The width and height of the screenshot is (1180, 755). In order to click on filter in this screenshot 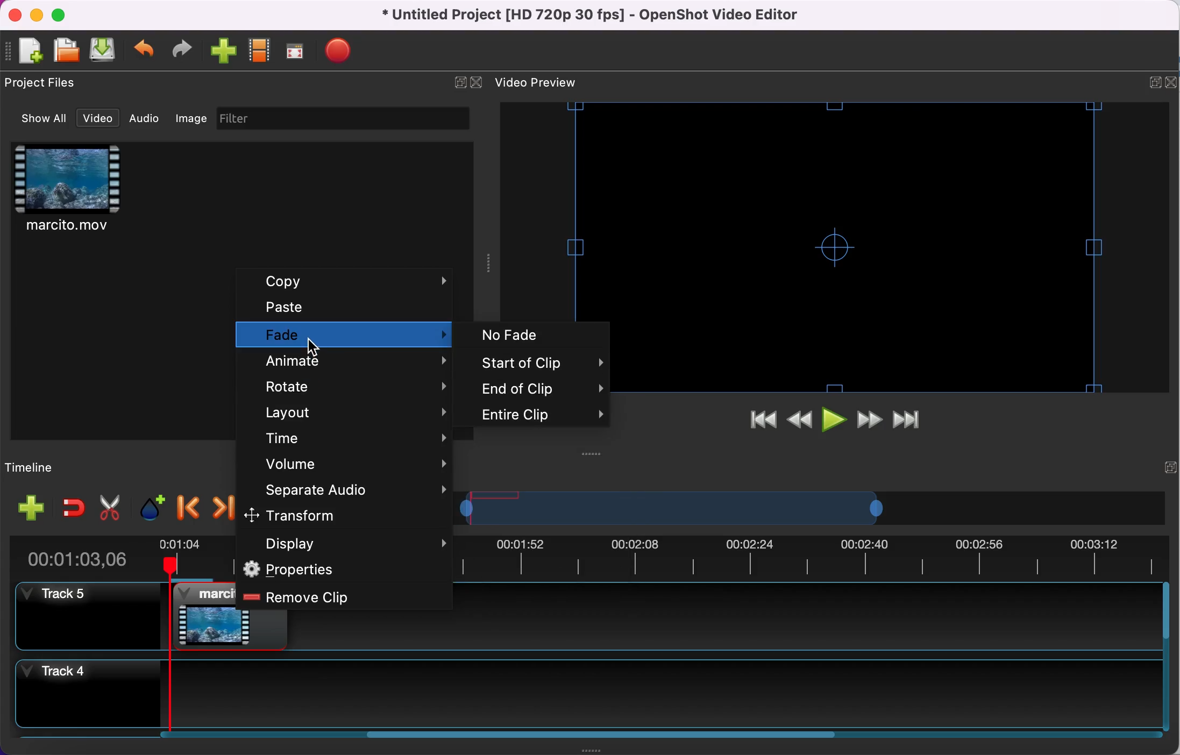, I will do `click(346, 118)`.